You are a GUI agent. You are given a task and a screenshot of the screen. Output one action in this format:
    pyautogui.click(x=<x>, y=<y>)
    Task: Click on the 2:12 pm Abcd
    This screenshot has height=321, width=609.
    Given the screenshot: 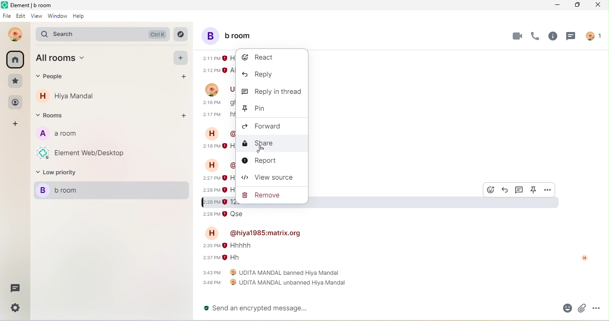 What is the action you would take?
    pyautogui.click(x=218, y=70)
    